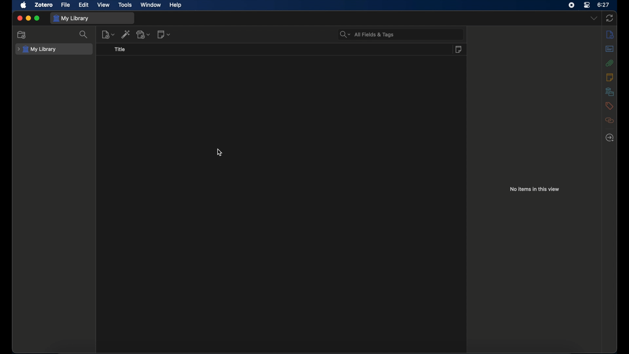 The height and width of the screenshot is (354, 629). I want to click on screen recorder, so click(571, 5).